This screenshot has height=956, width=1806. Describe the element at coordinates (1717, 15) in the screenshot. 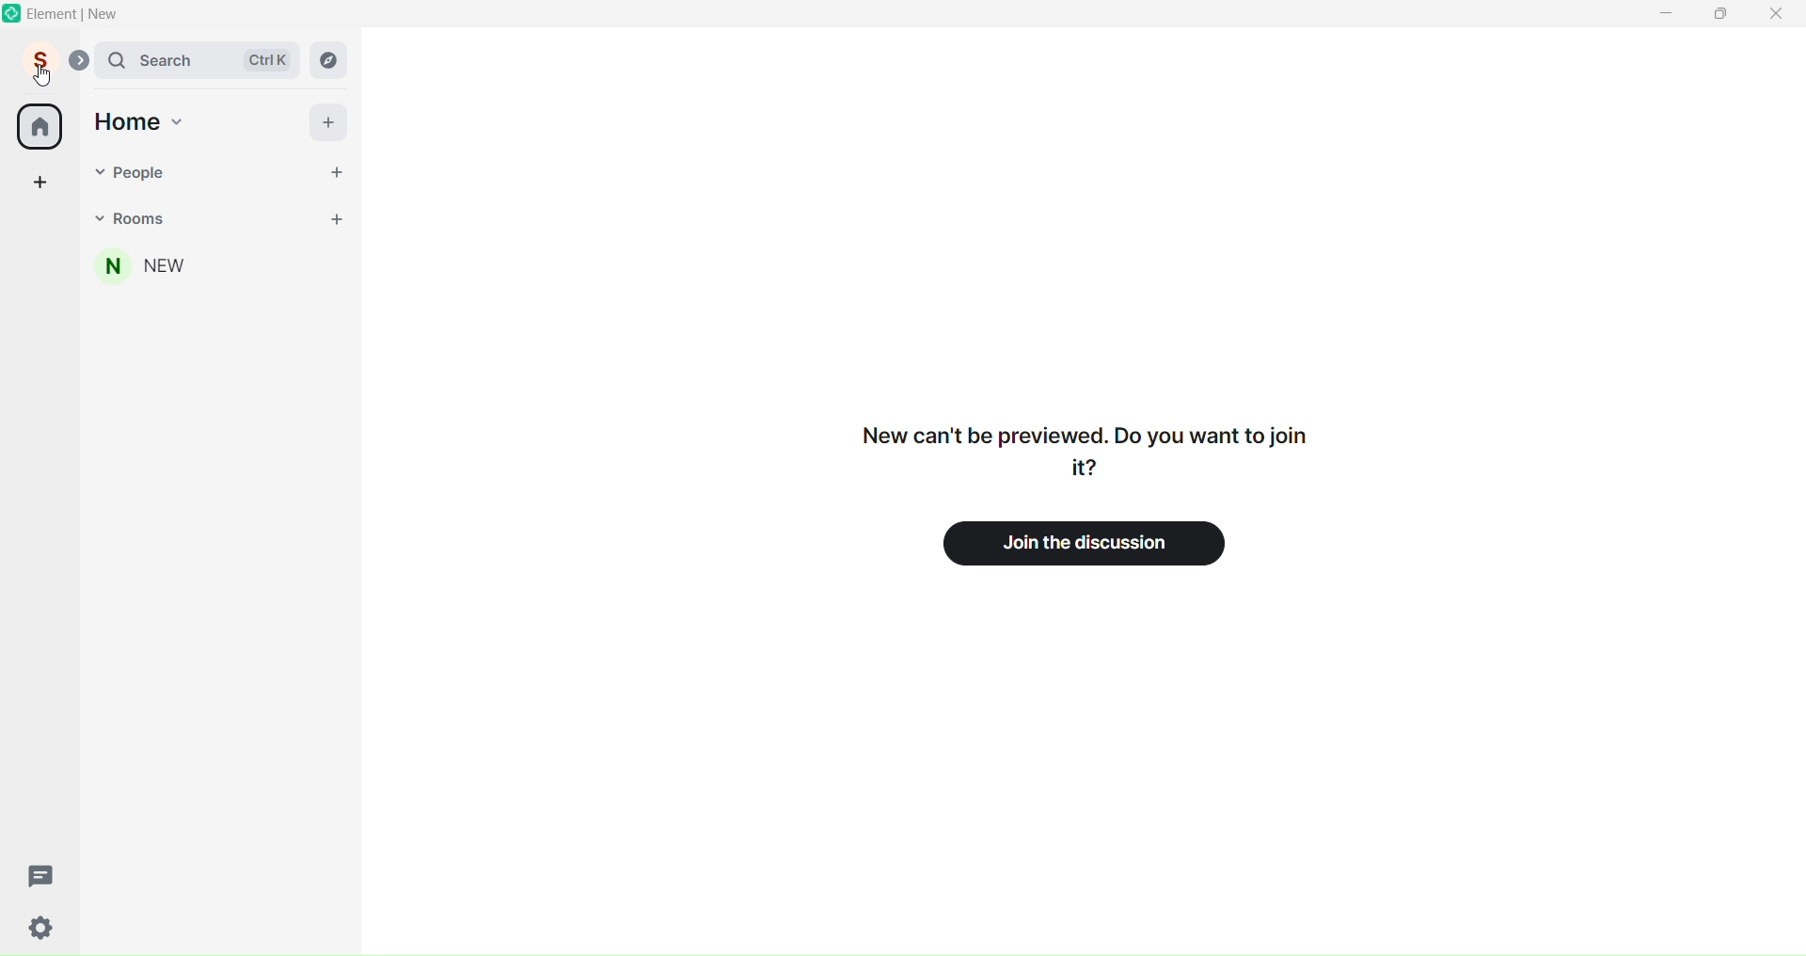

I see `Maximize` at that location.